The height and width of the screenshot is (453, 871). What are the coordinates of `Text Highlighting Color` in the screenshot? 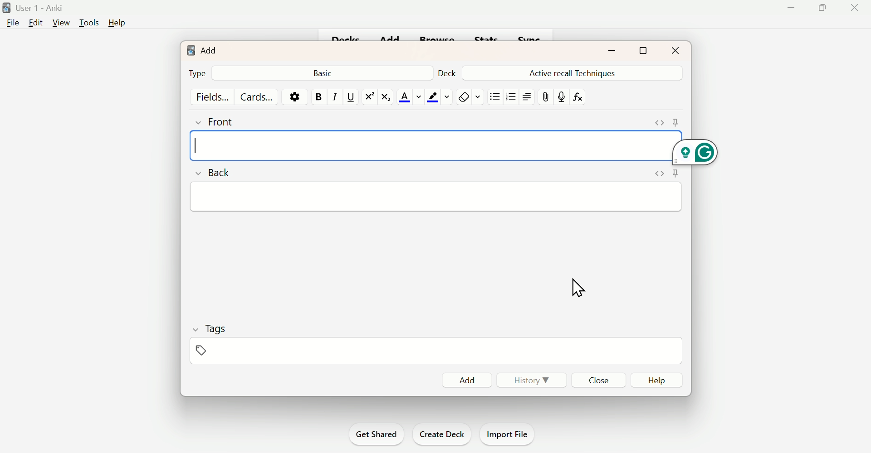 It's located at (437, 96).